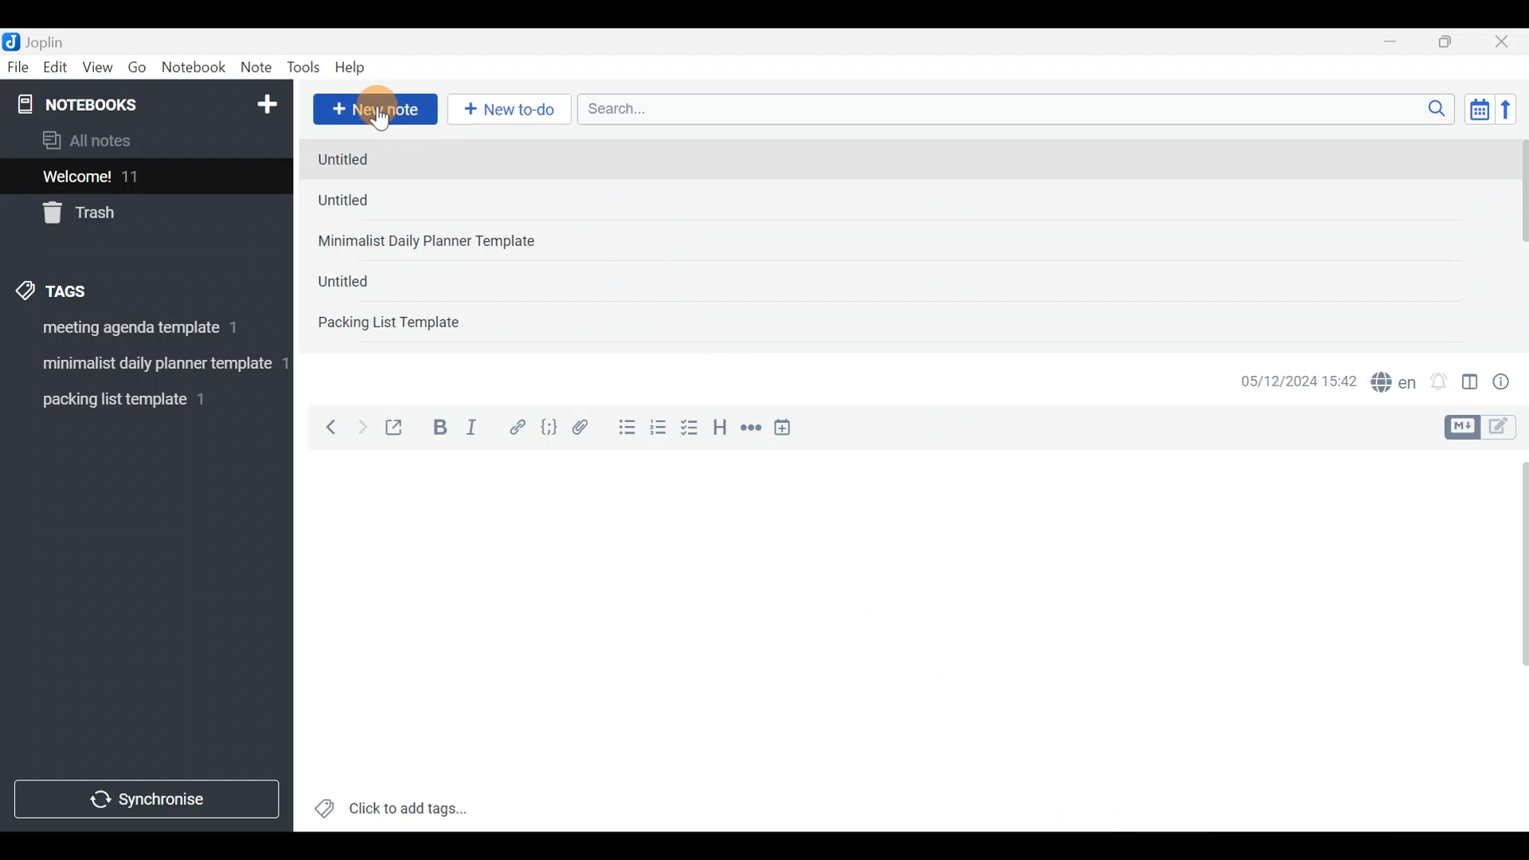  Describe the element at coordinates (751, 429) in the screenshot. I see `Horizontal rule` at that location.